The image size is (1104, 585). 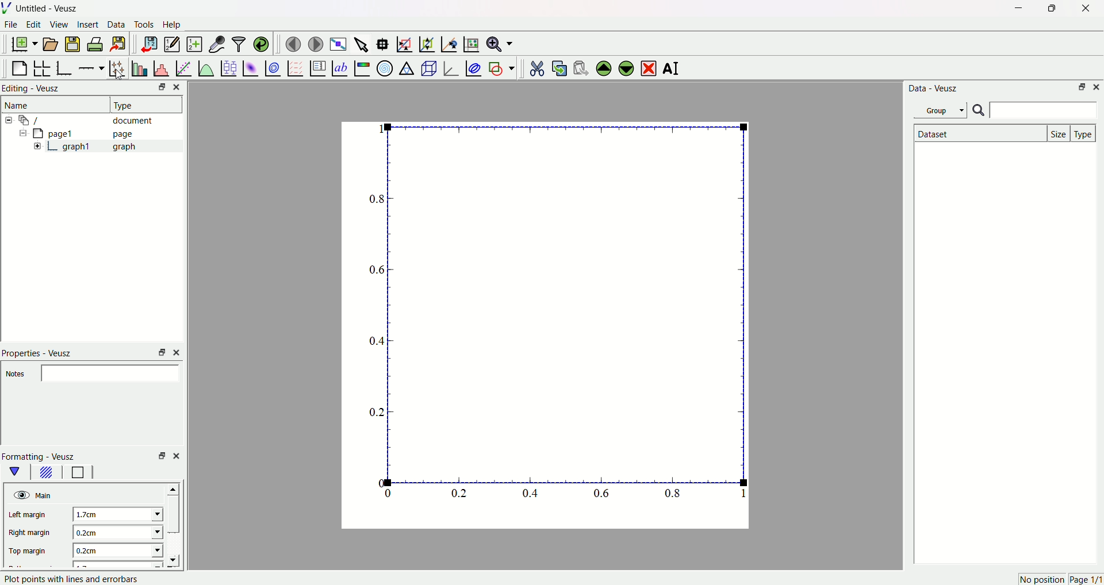 What do you see at coordinates (501, 68) in the screenshot?
I see `add a shape ` at bounding box center [501, 68].